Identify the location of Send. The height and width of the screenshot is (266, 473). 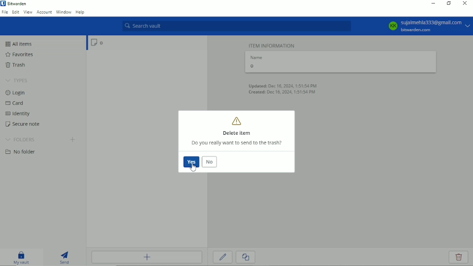
(65, 257).